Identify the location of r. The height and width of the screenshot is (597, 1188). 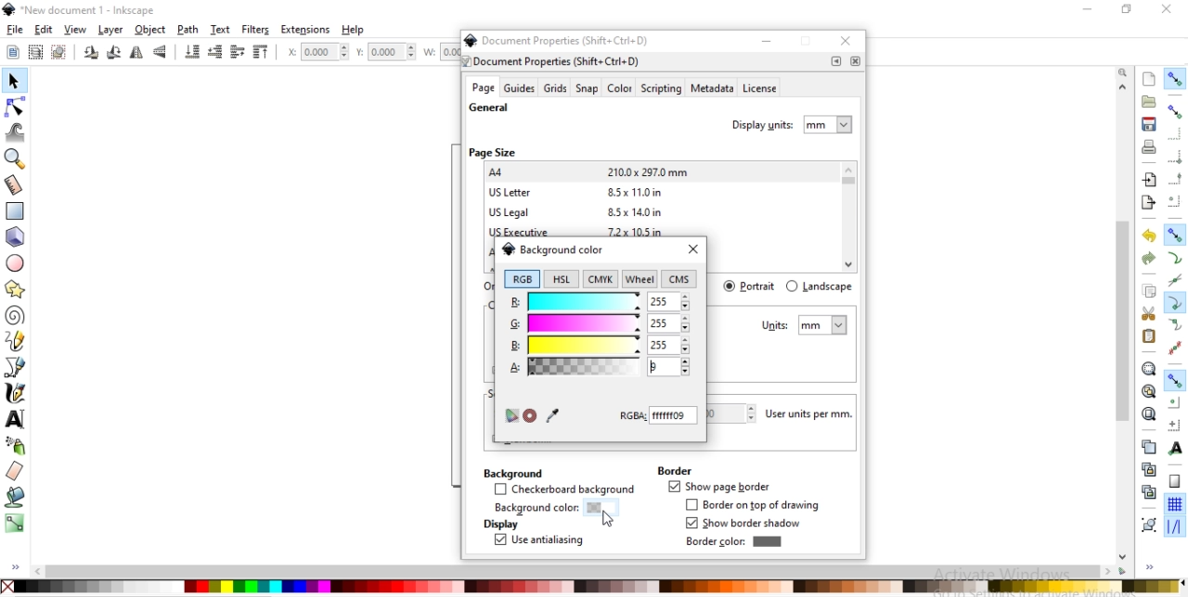
(599, 300).